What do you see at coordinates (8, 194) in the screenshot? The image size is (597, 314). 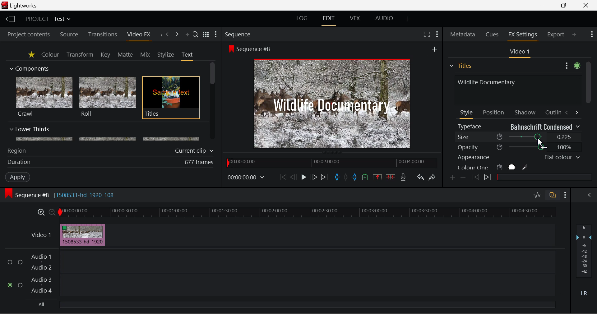 I see `icon` at bounding box center [8, 194].